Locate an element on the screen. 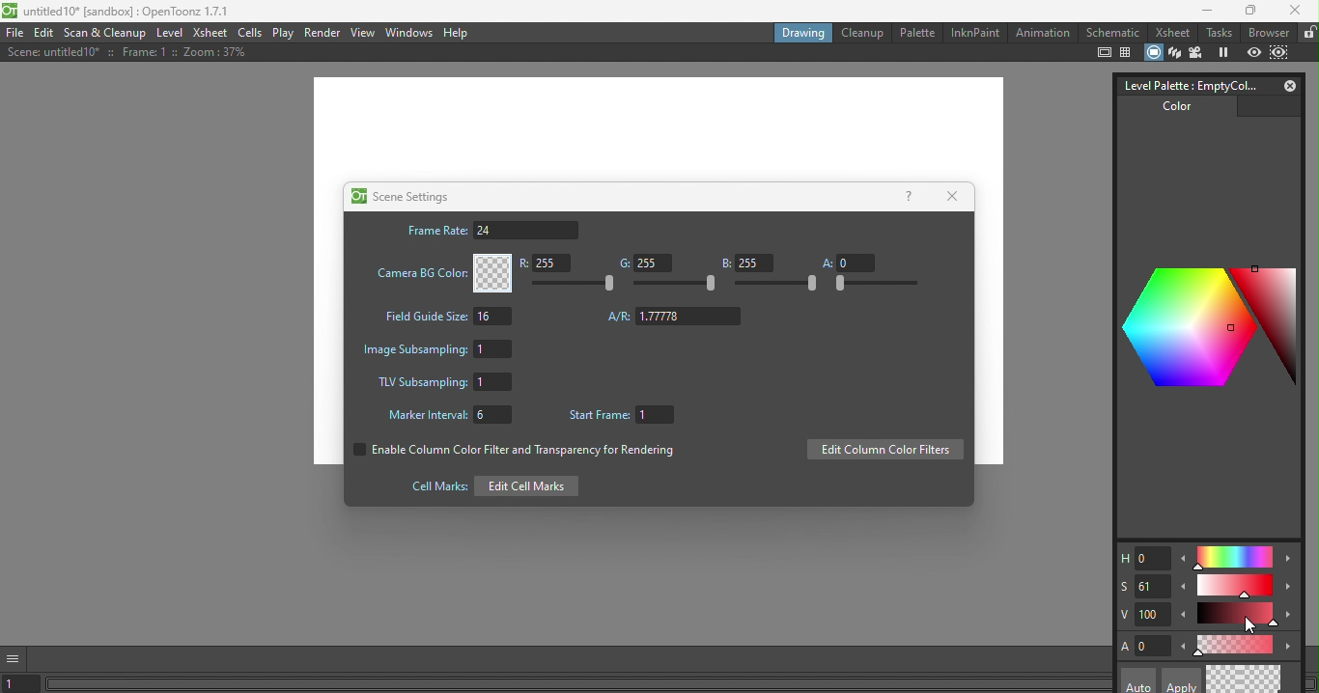 The height and width of the screenshot is (693, 1319). Camera view is located at coordinates (1198, 52).